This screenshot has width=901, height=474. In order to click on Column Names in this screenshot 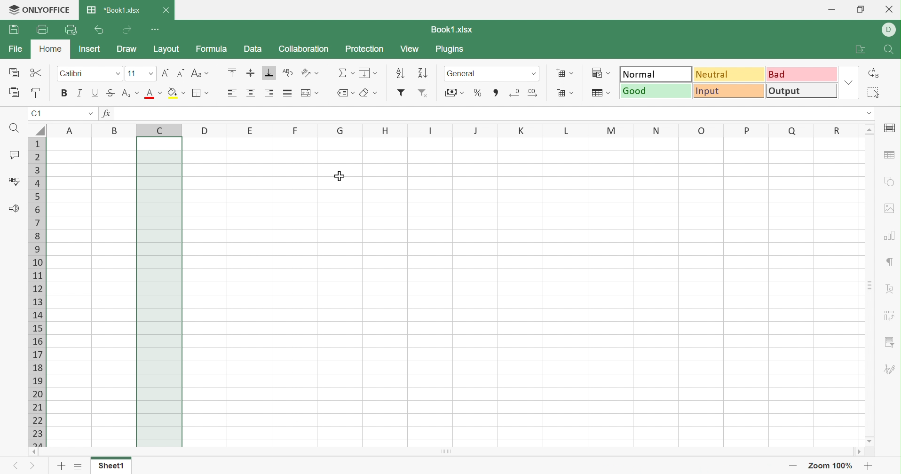, I will do `click(444, 129)`.